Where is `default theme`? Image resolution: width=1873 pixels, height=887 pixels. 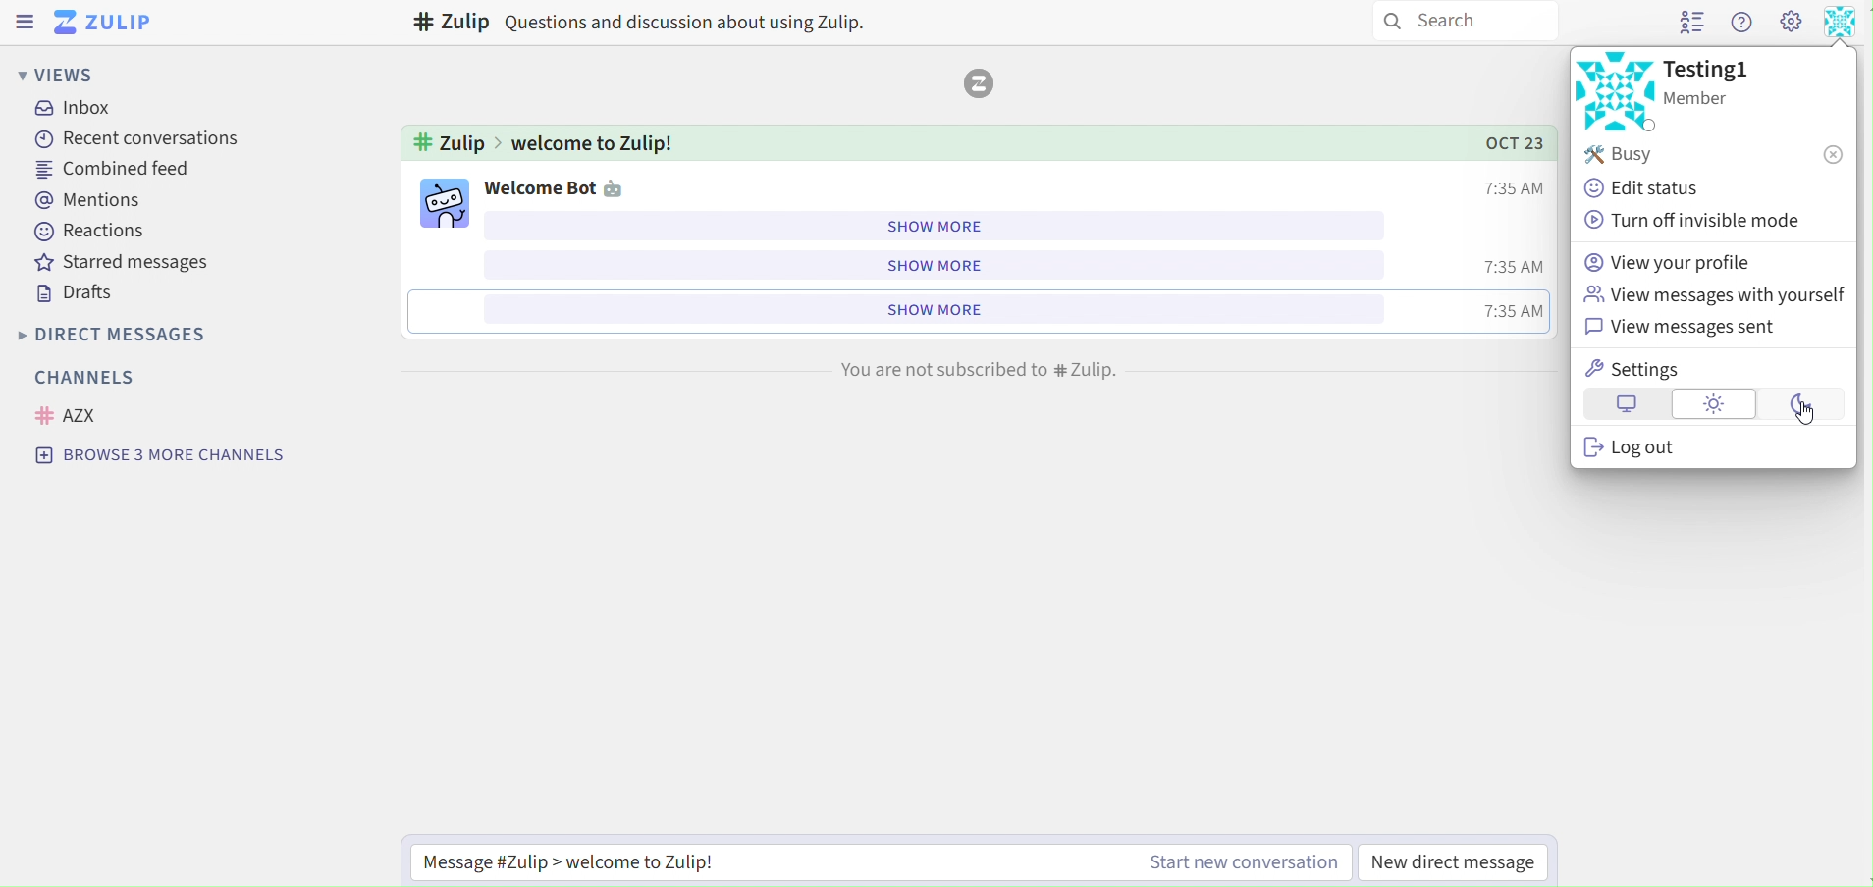 default theme is located at coordinates (1627, 403).